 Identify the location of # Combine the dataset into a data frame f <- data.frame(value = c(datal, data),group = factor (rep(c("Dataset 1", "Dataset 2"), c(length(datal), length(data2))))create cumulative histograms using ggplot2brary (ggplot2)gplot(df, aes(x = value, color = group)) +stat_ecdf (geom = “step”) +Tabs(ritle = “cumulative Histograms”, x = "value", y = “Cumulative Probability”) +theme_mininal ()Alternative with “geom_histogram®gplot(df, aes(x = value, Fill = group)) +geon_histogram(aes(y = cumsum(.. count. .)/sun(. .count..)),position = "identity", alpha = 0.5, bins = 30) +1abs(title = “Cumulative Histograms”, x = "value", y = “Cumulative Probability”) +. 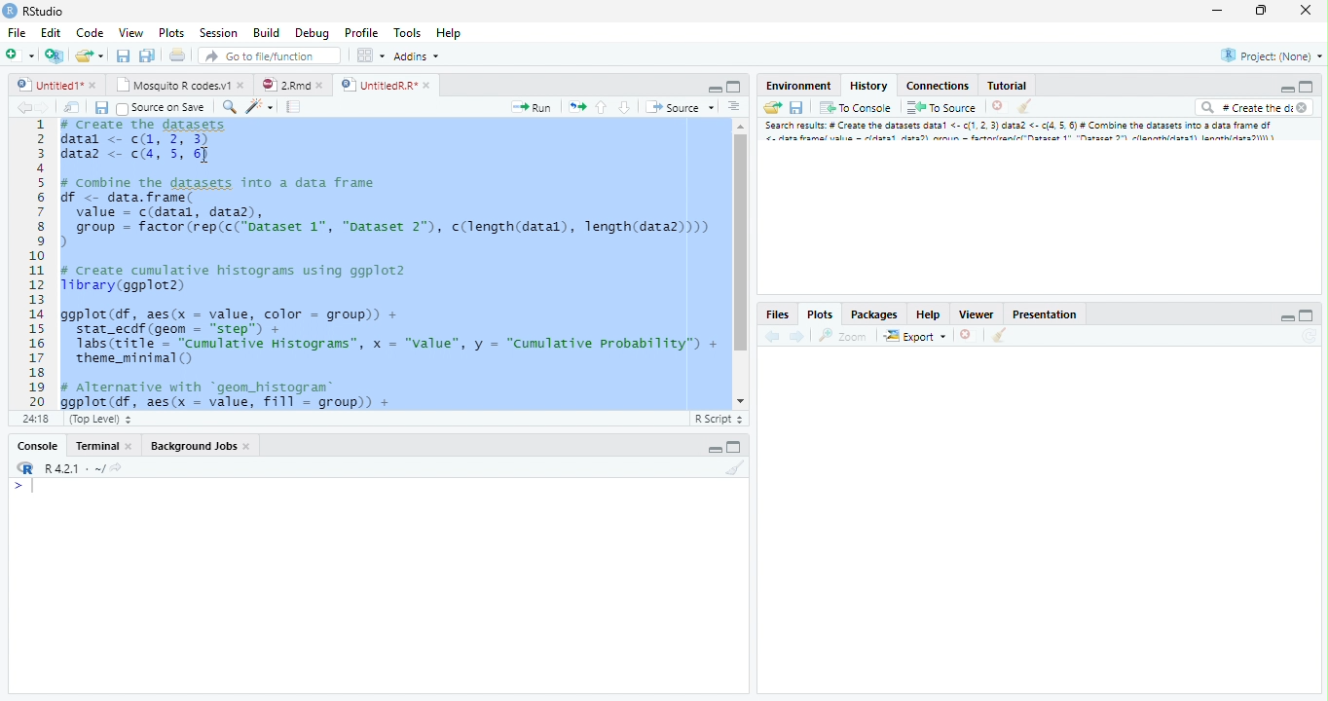
(391, 264).